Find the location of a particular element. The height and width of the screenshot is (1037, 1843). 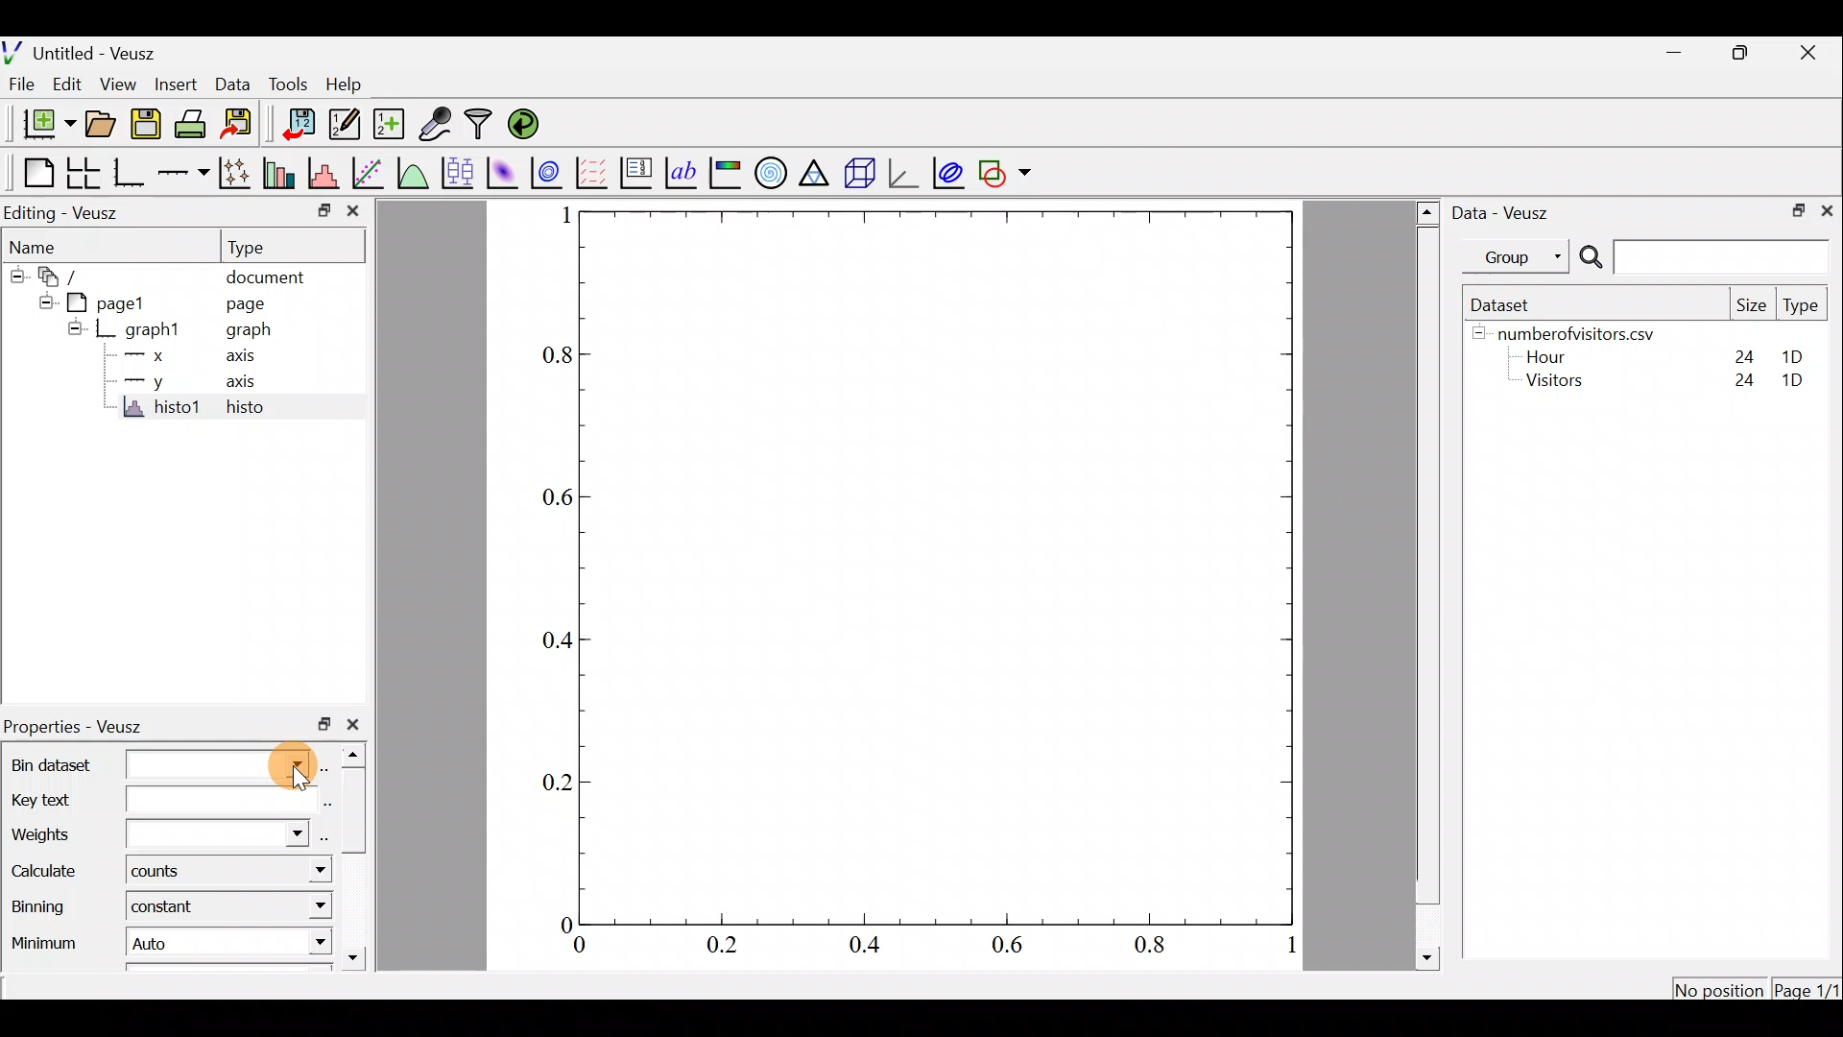

histo is located at coordinates (248, 410).